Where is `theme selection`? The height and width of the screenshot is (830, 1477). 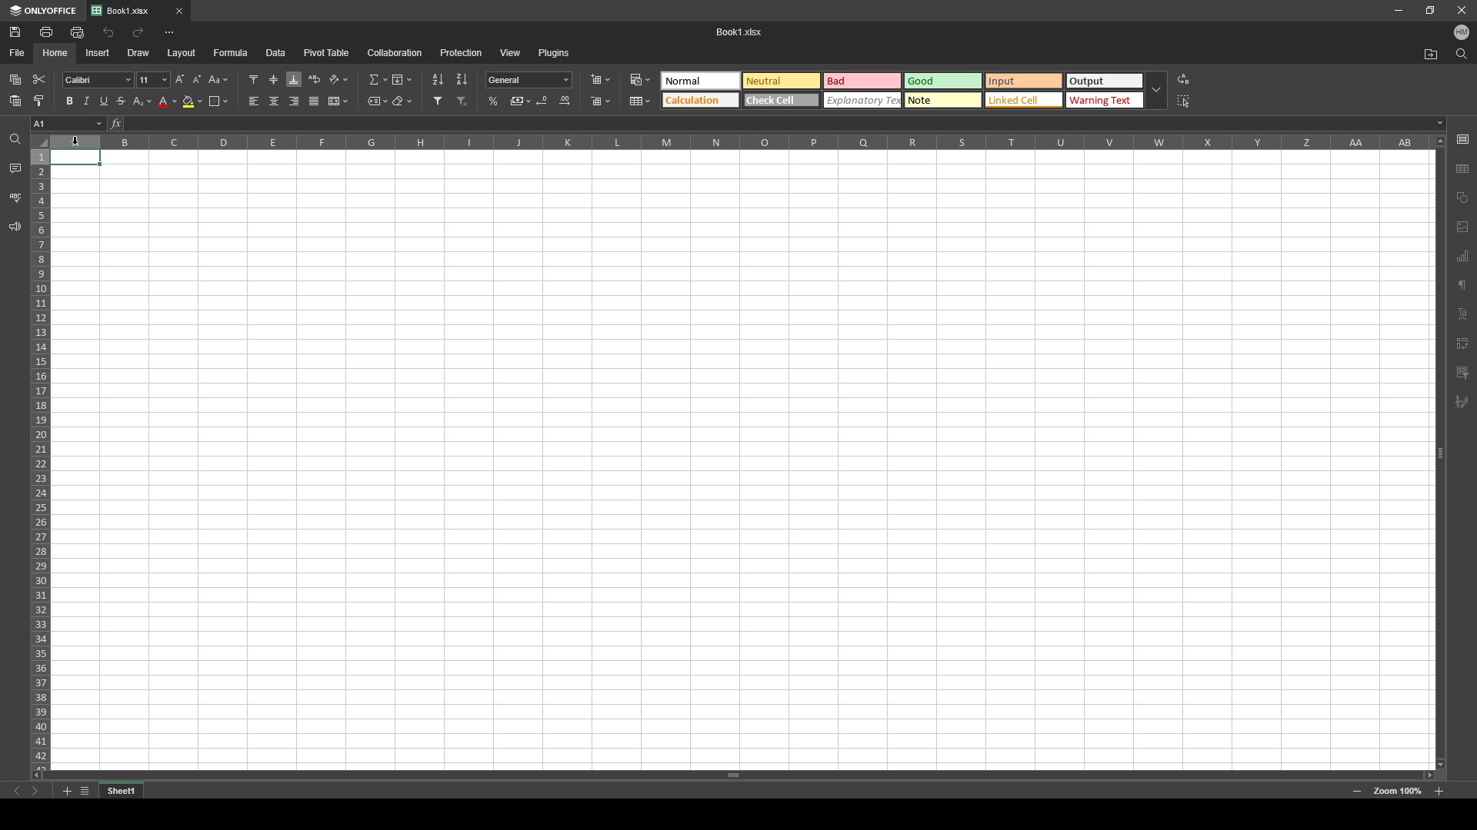
theme selection is located at coordinates (900, 91).